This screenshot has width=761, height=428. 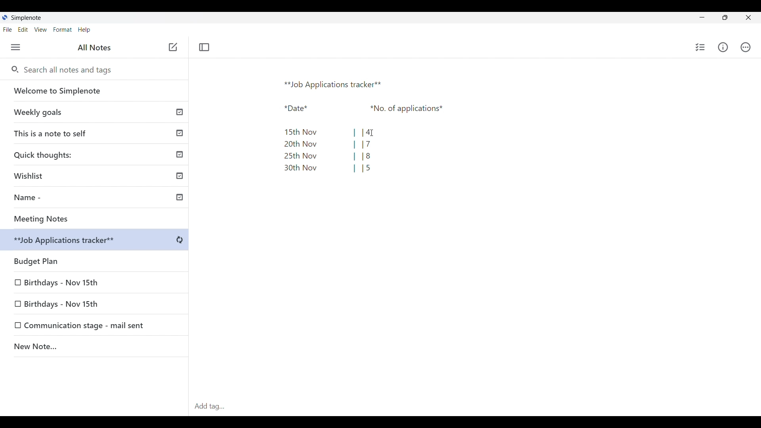 I want to click on File, so click(x=7, y=29).